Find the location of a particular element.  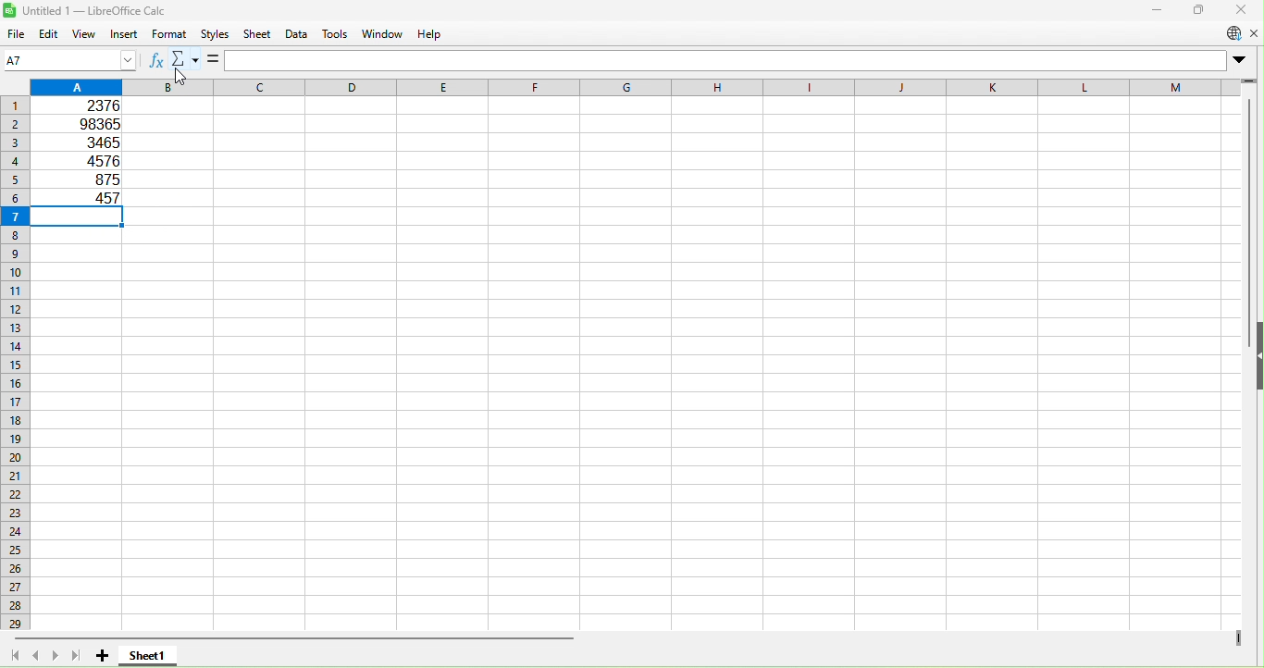

Rows is located at coordinates (16, 366).